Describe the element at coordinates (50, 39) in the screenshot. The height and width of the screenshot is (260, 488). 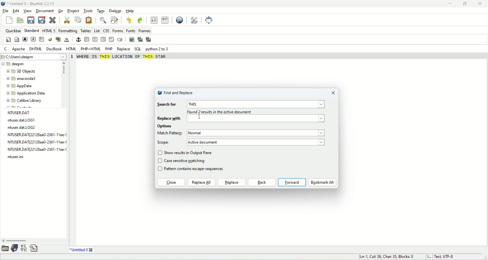
I see `break` at that location.